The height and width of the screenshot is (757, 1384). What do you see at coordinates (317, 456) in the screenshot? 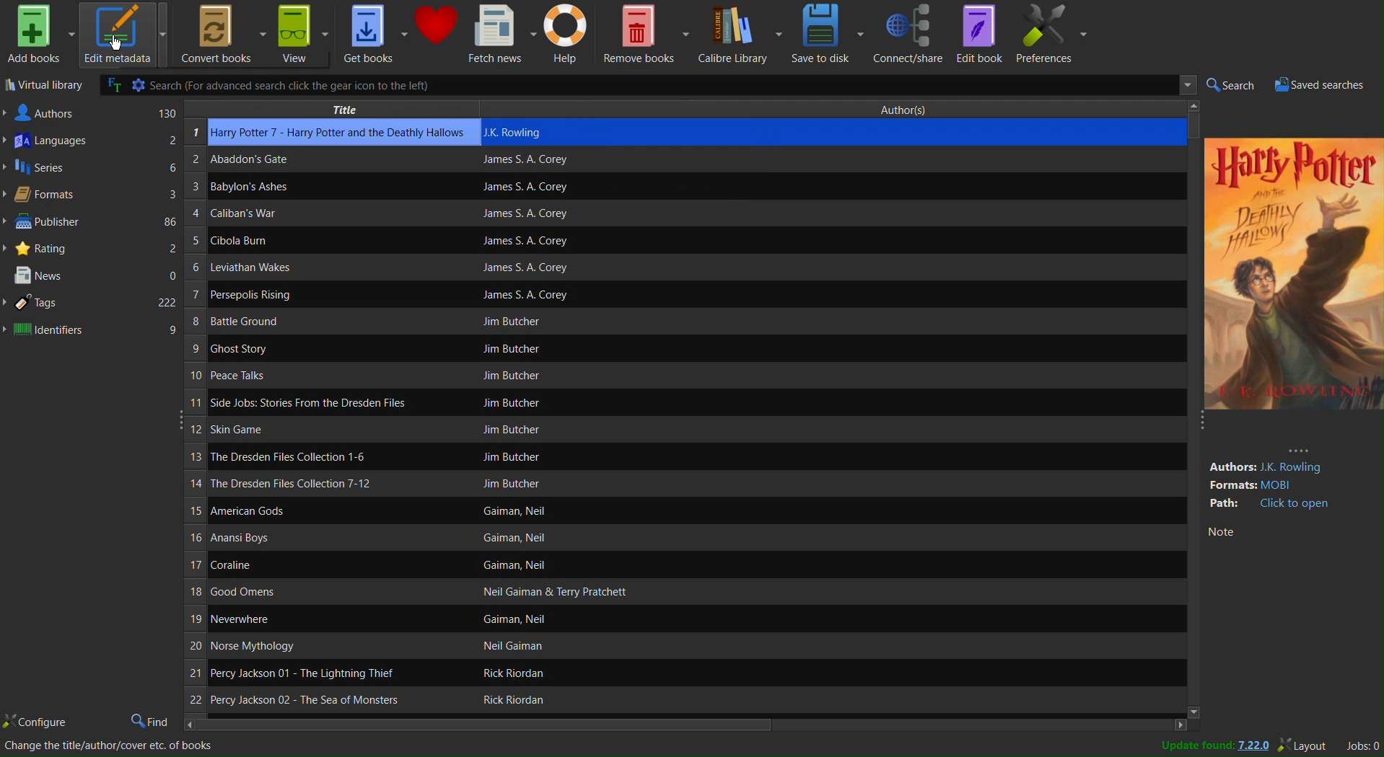
I see `Book name` at bounding box center [317, 456].